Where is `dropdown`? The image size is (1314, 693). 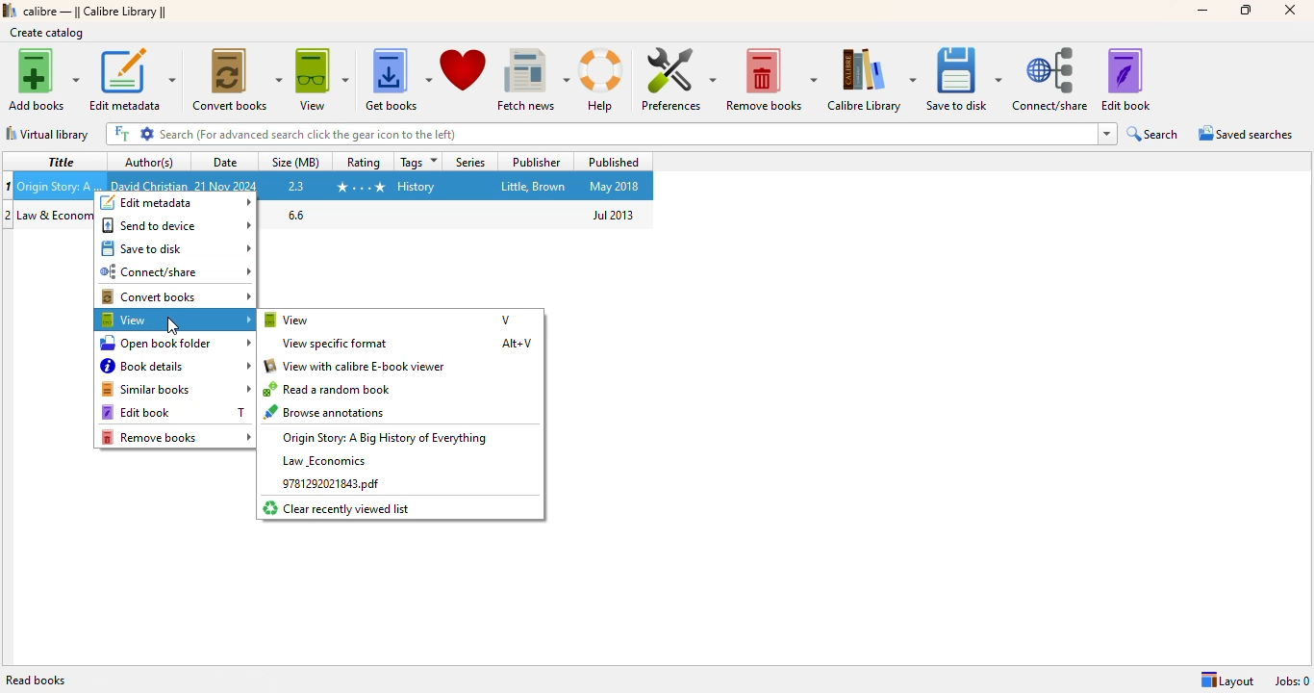
dropdown is located at coordinates (1107, 134).